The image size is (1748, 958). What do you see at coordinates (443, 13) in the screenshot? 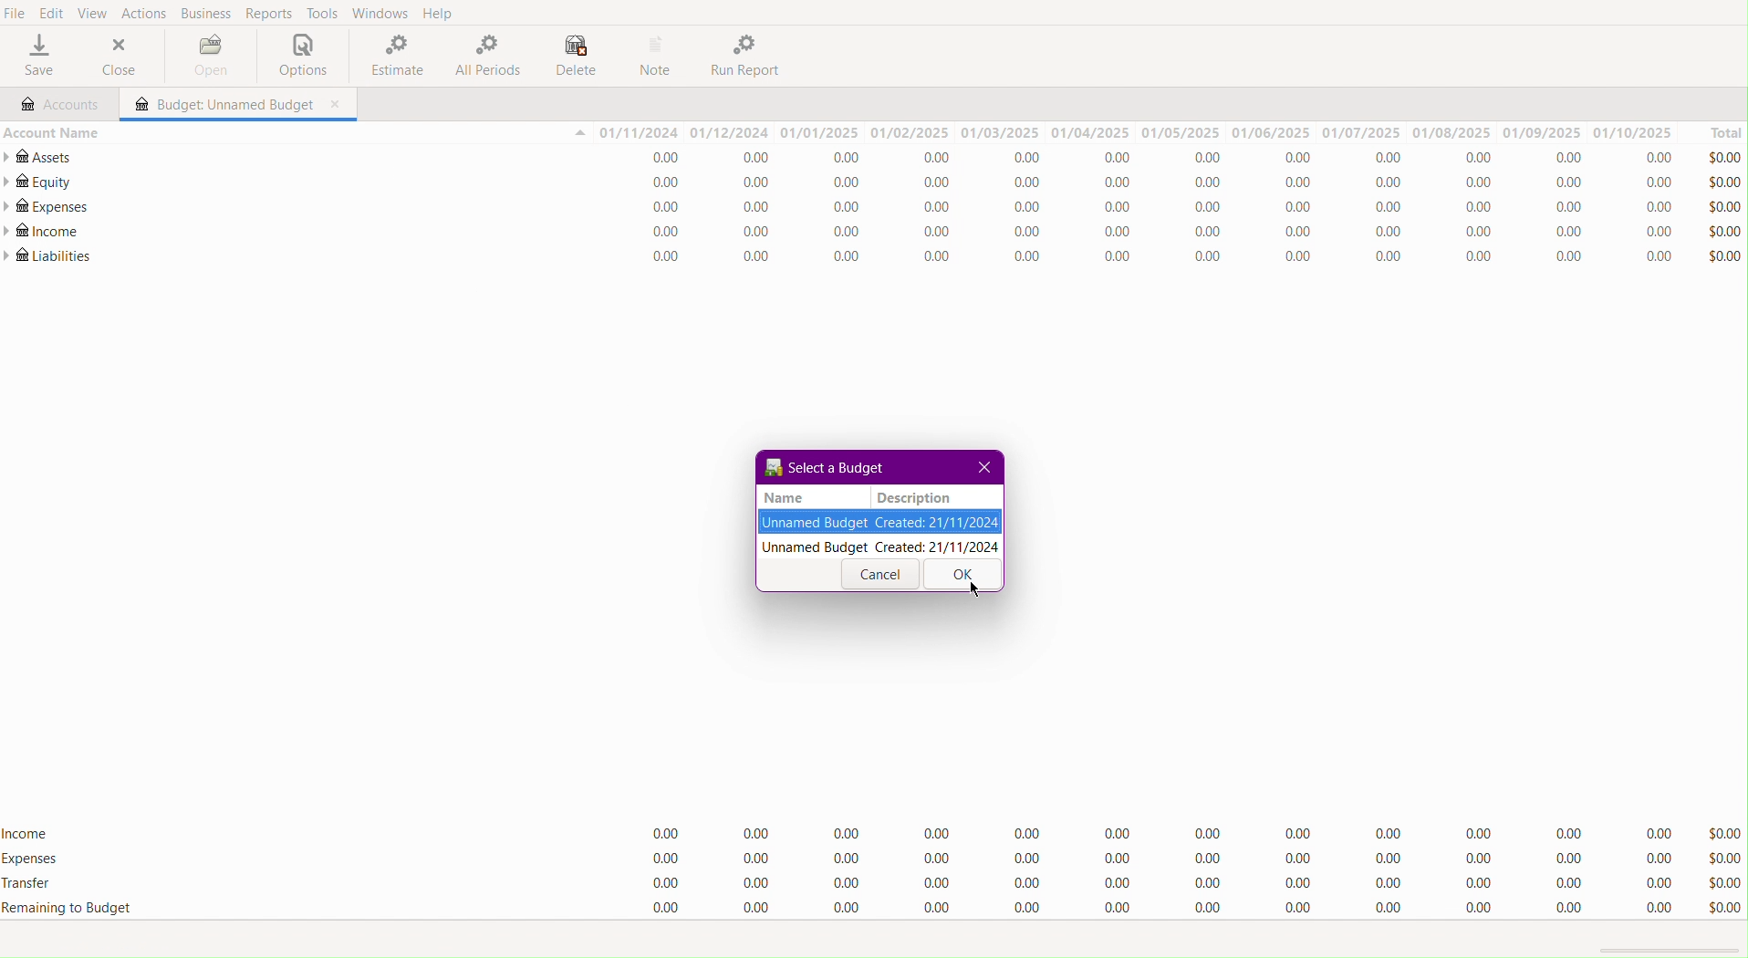
I see `Help` at bounding box center [443, 13].